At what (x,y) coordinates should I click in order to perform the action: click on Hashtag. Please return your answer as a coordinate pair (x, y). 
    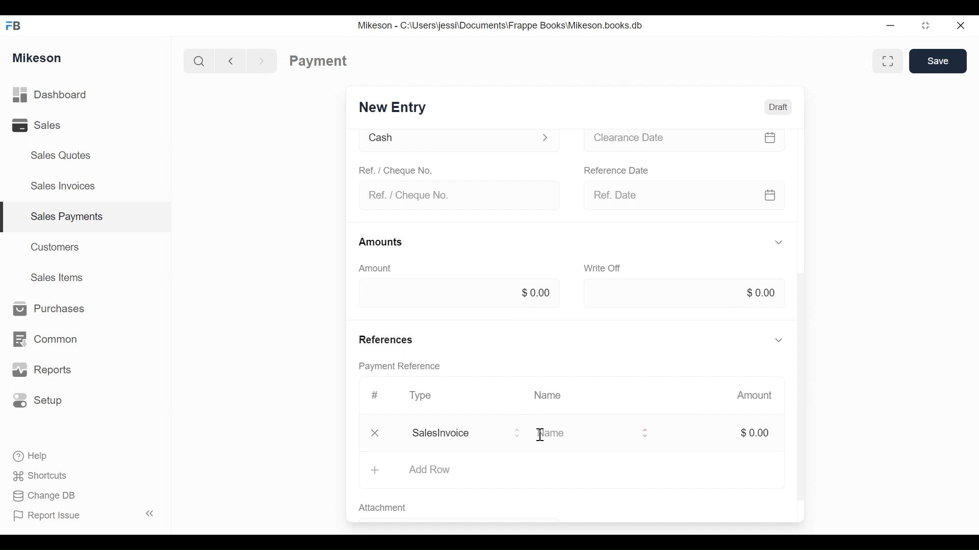
    Looking at the image, I should click on (375, 396).